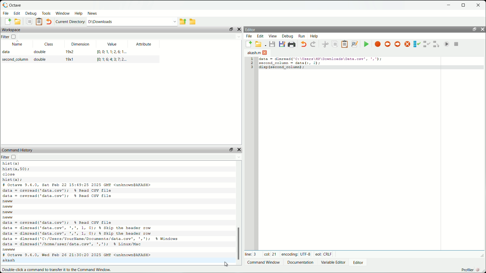 The image size is (486, 273). I want to click on variable editor, so click(334, 262).